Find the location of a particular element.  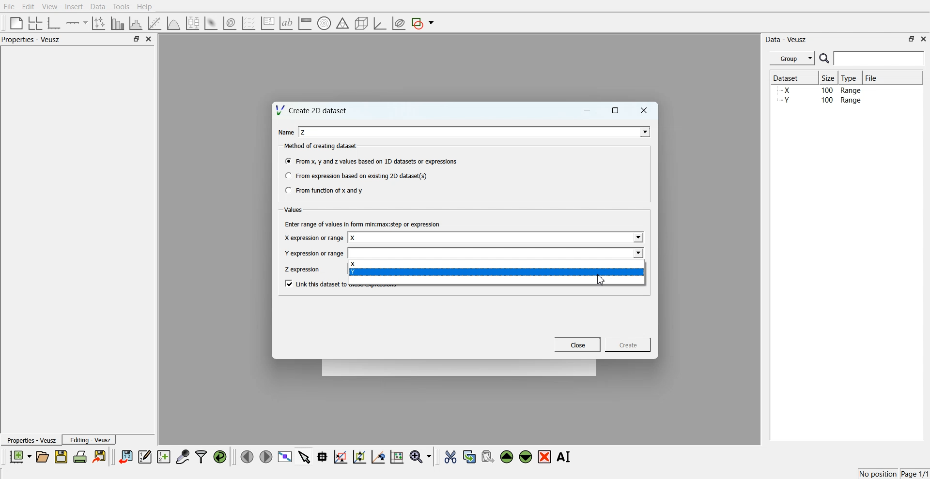

Remove the selected widget is located at coordinates (544, 457).